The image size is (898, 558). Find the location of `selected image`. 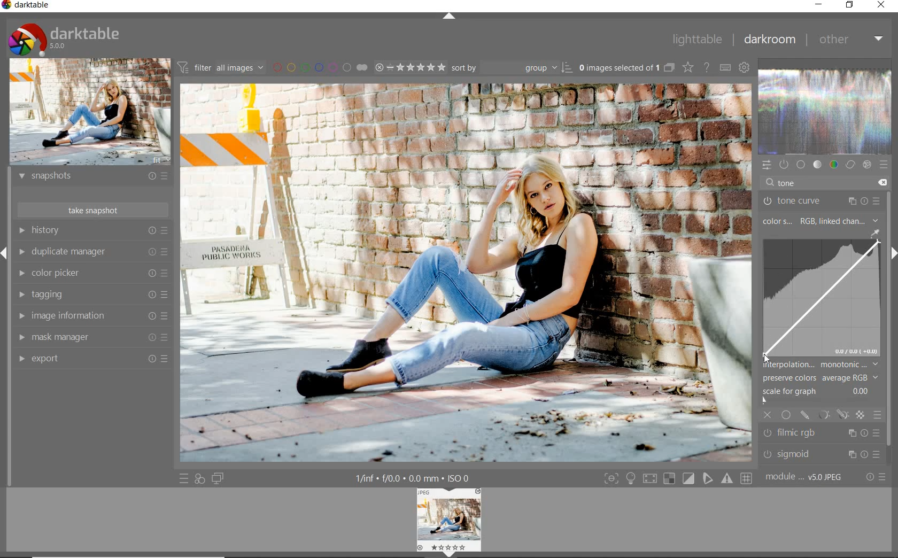

selected image is located at coordinates (465, 275).